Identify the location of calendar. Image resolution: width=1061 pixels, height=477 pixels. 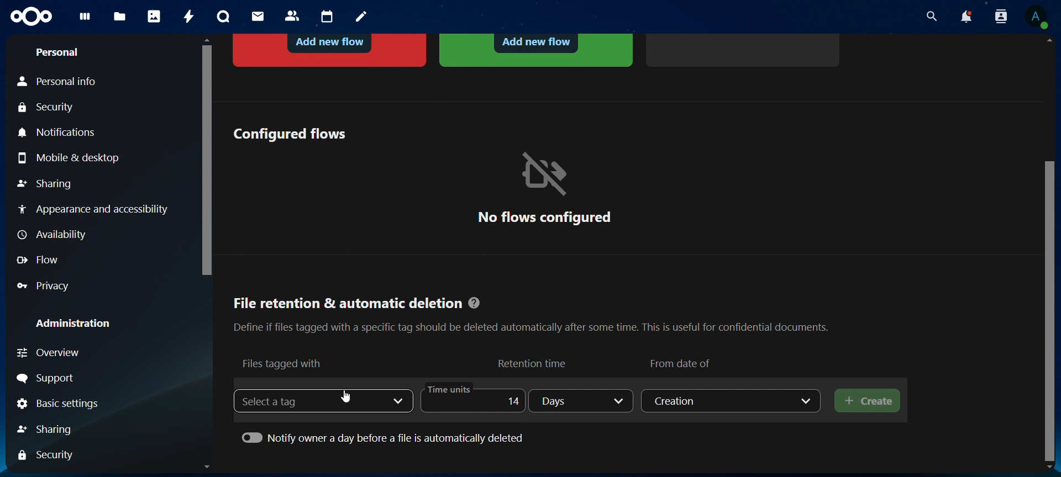
(328, 17).